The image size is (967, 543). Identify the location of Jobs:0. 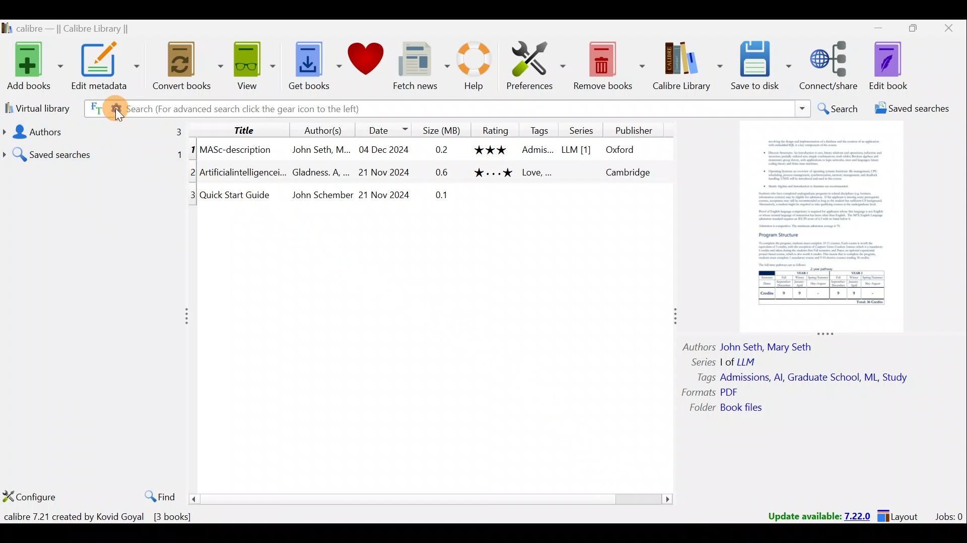
(948, 516).